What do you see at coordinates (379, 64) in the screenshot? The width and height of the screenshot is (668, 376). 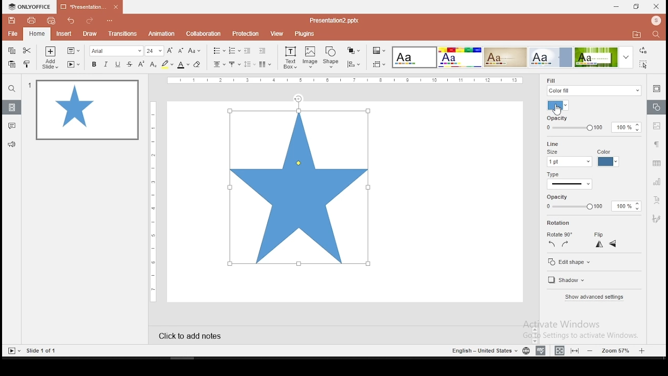 I see `select slide size` at bounding box center [379, 64].